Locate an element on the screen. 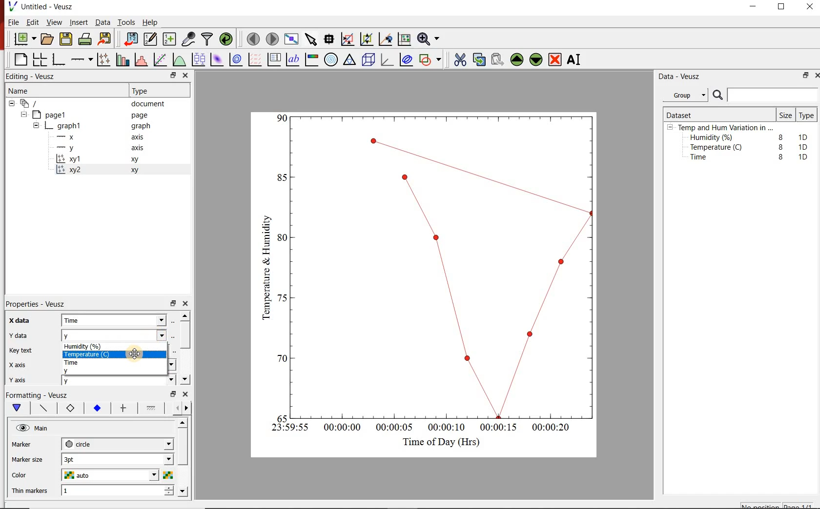 This screenshot has width=820, height=509. y is located at coordinates (81, 383).